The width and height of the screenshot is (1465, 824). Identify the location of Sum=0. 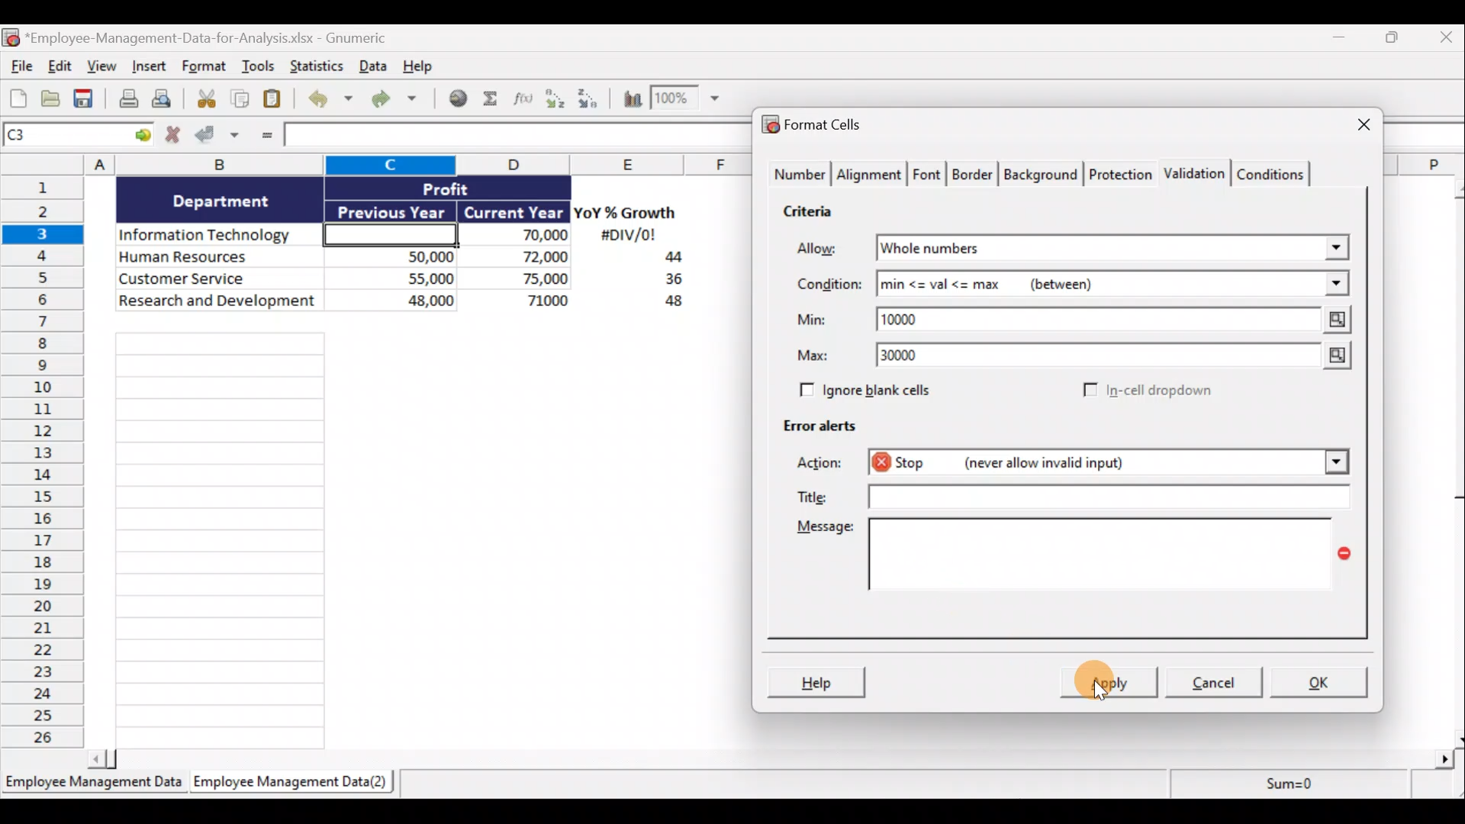
(1283, 788).